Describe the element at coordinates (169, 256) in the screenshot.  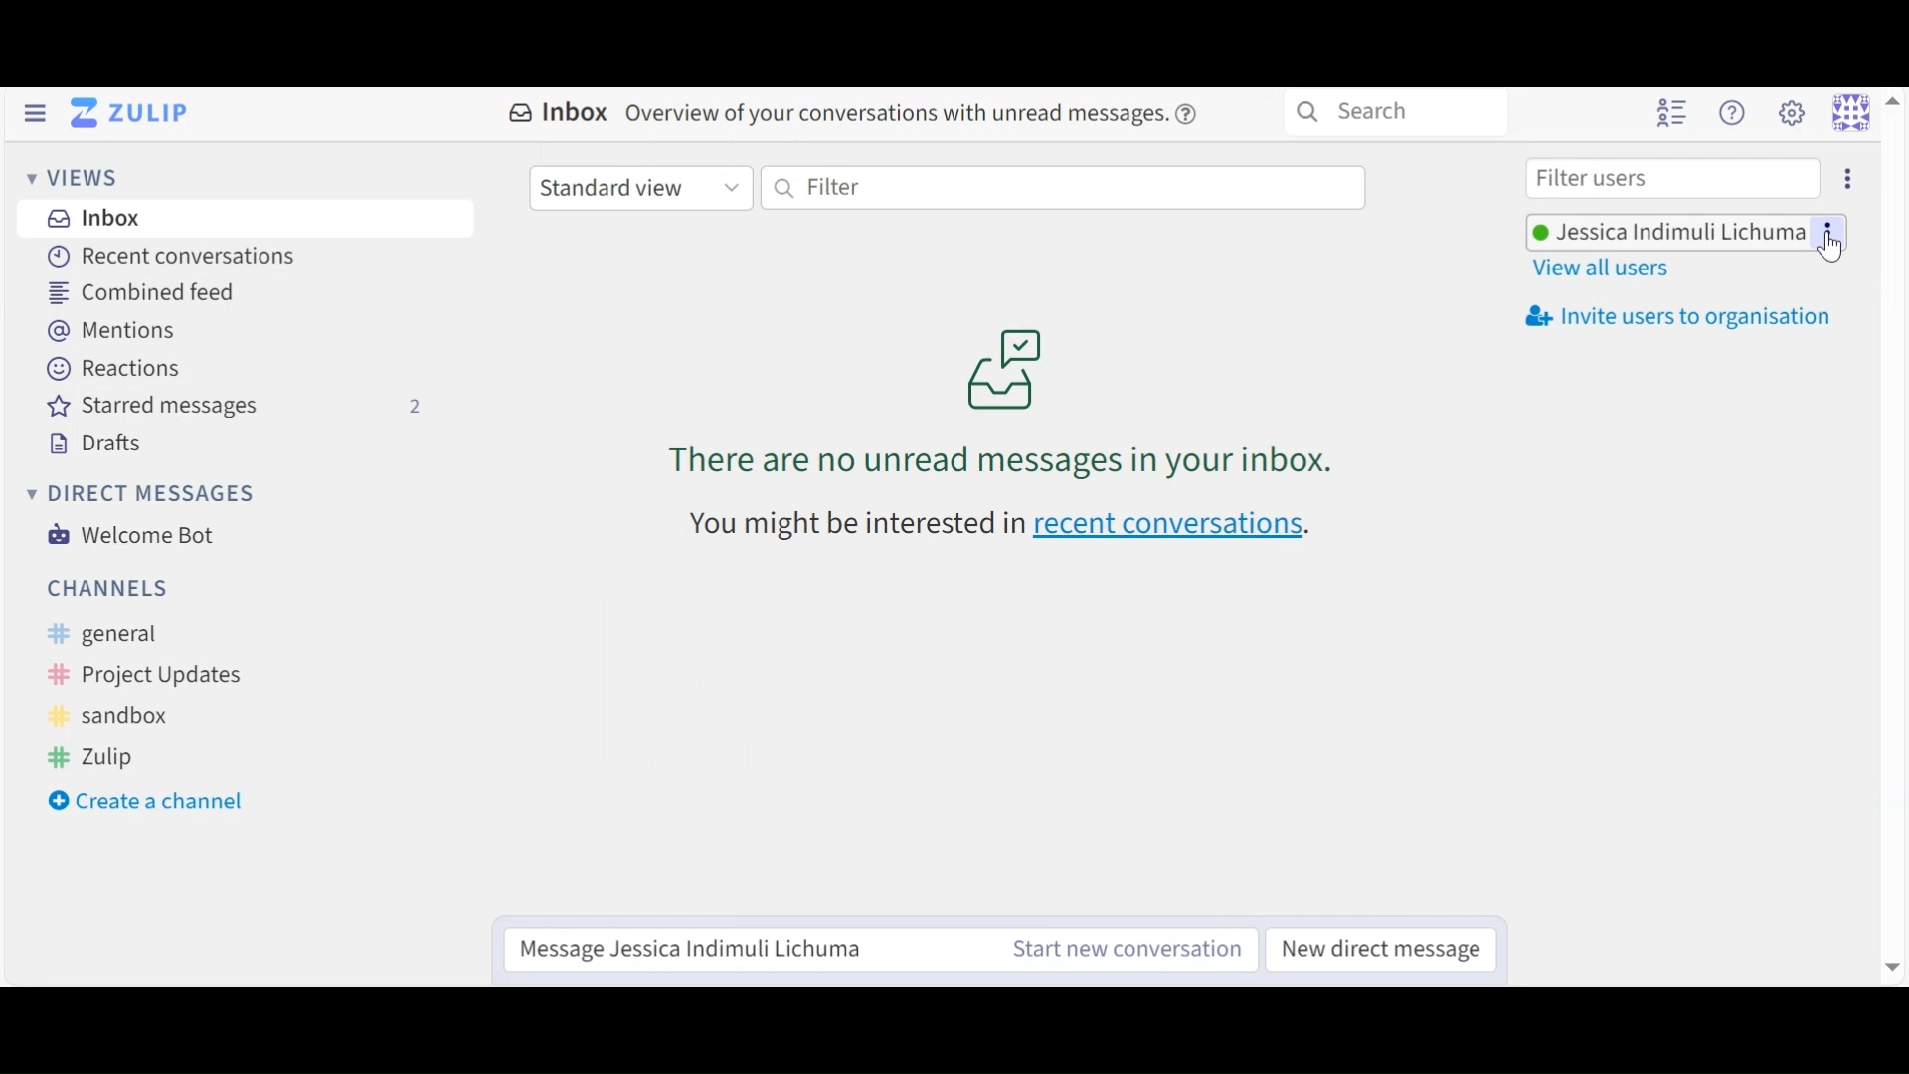
I see `Recent Conversations` at that location.